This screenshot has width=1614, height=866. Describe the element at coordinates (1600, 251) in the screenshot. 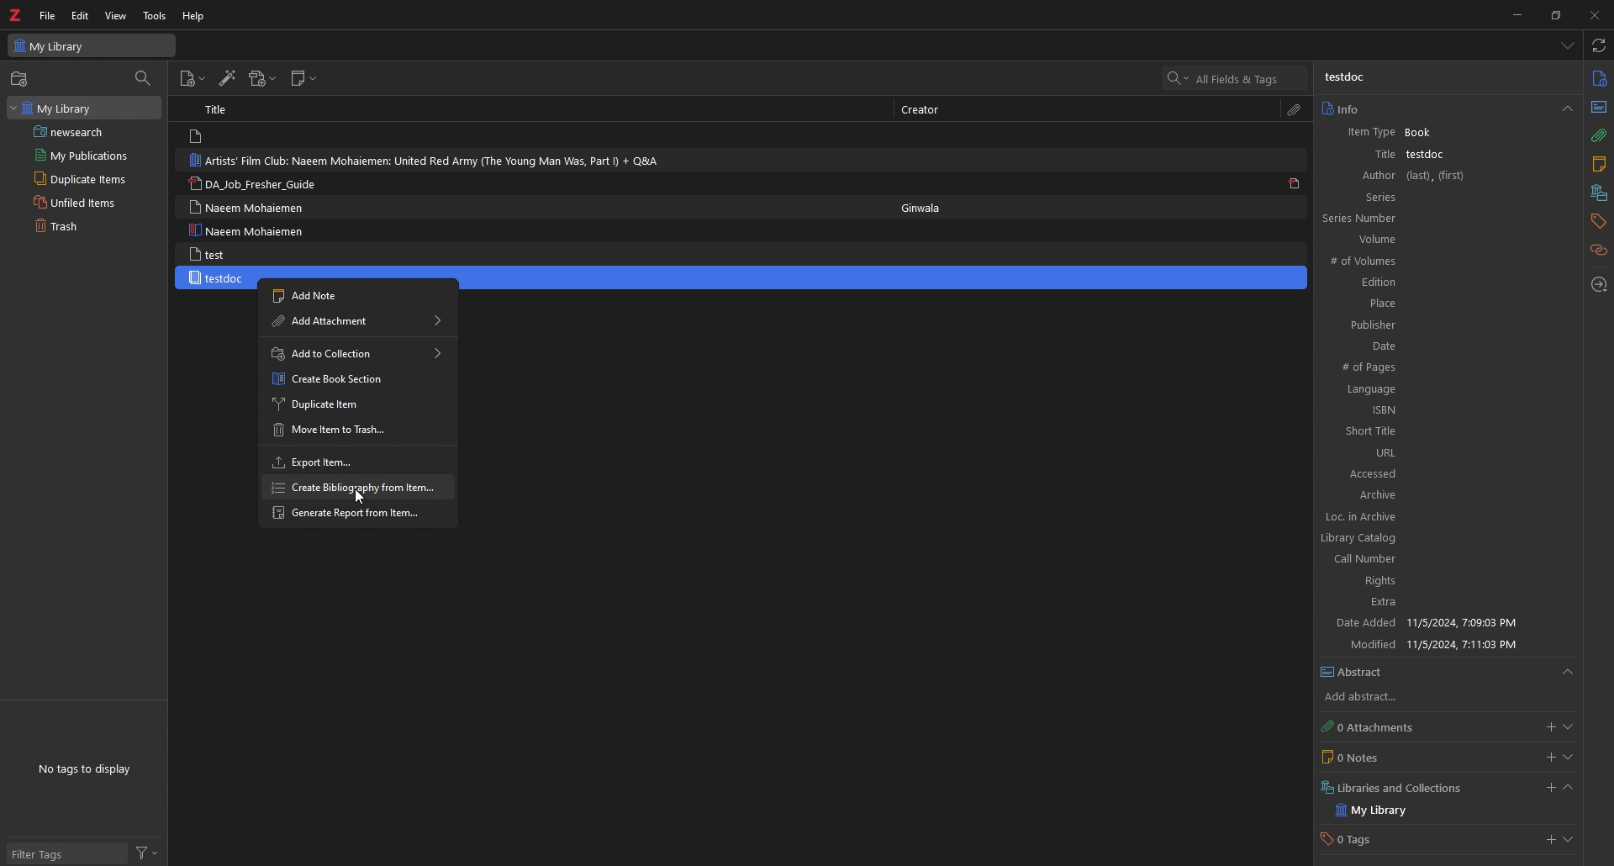

I see `related` at that location.